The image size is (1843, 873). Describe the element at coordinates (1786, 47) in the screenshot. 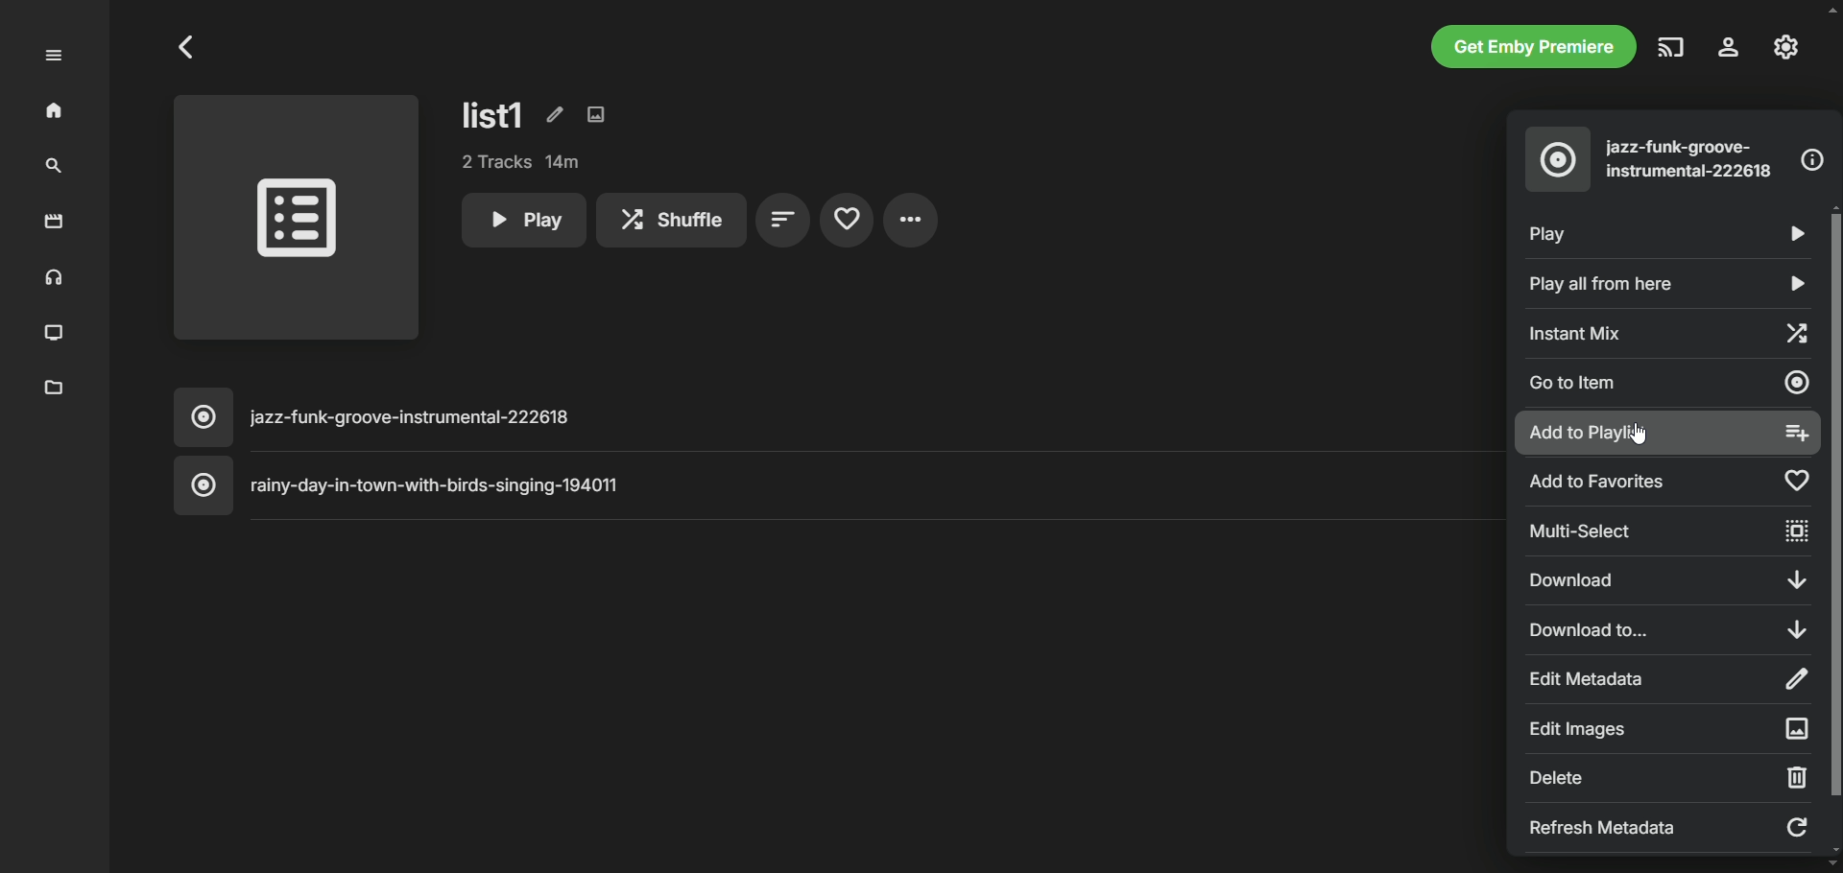

I see `manage emby server` at that location.